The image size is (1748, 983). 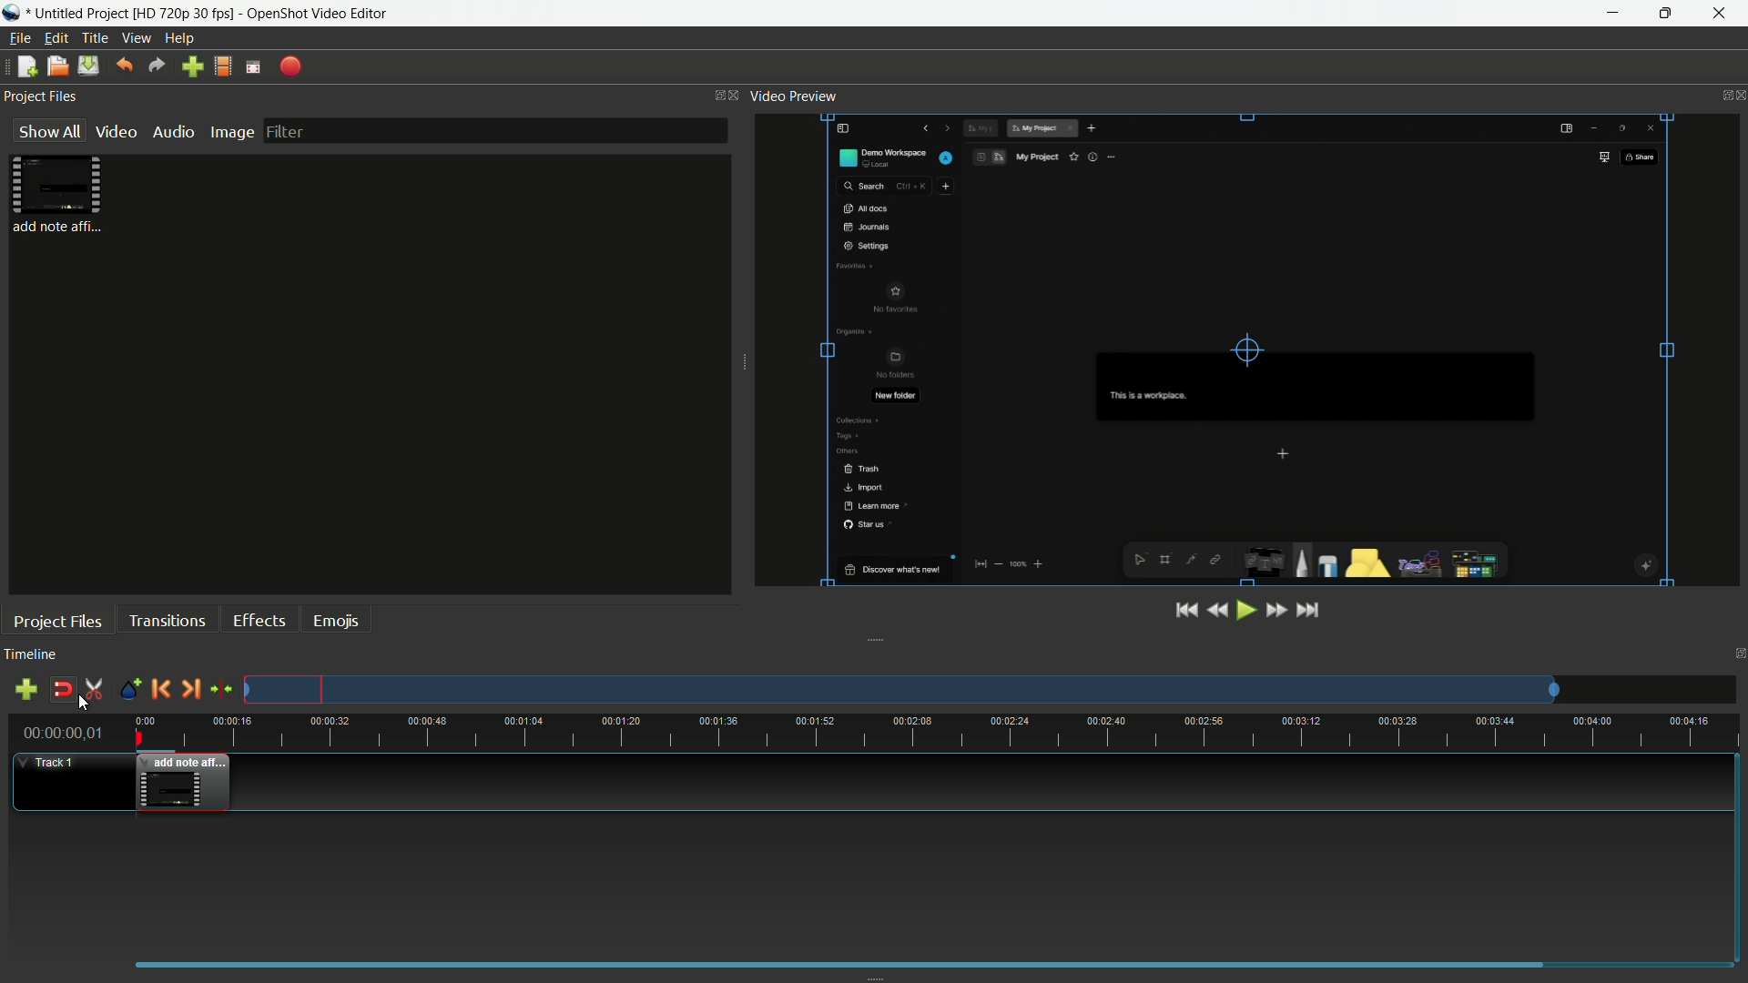 What do you see at coordinates (1244, 610) in the screenshot?
I see `play or pause` at bounding box center [1244, 610].